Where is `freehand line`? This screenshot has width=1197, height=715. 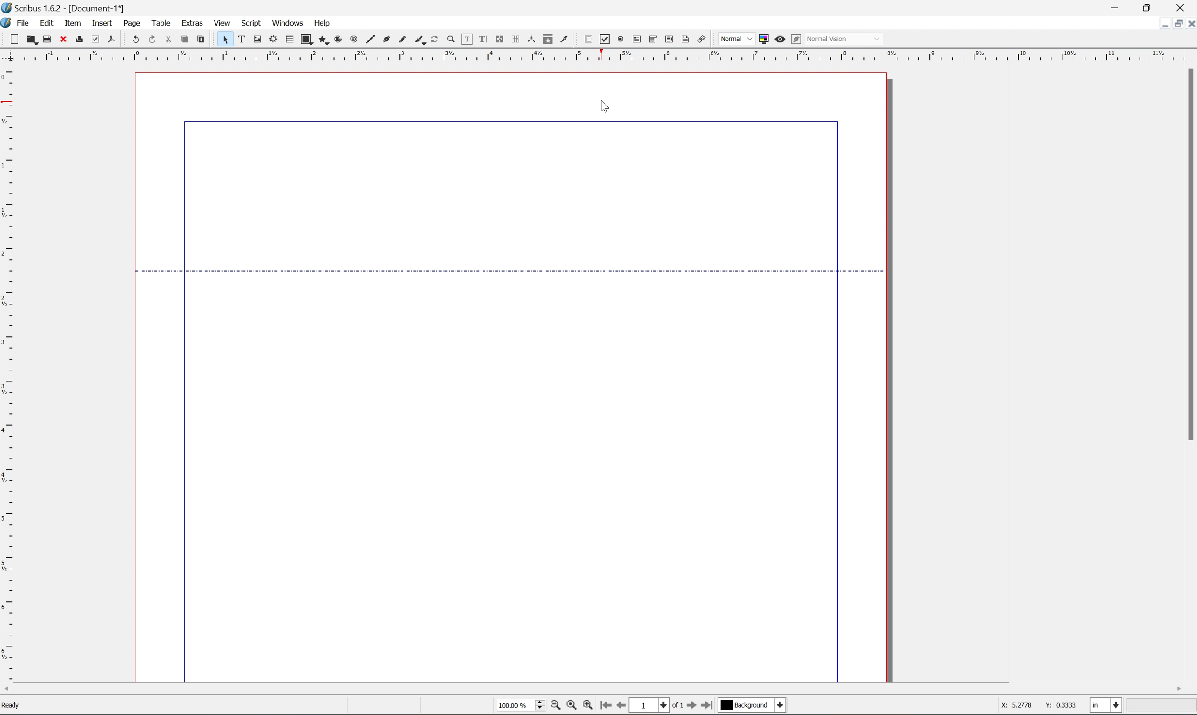
freehand line is located at coordinates (404, 40).